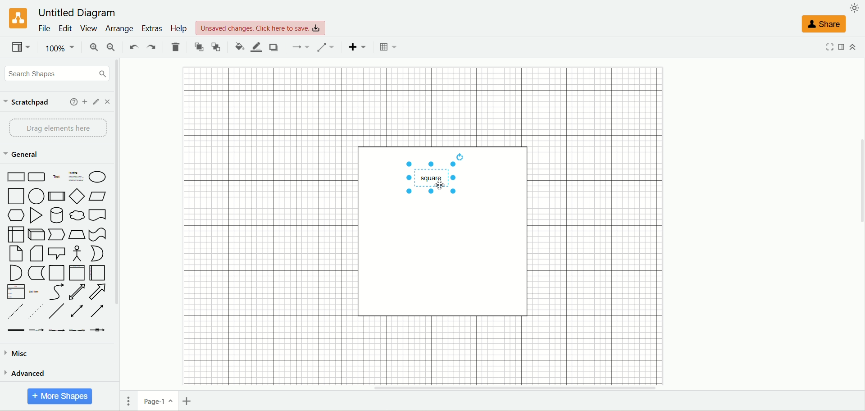 The width and height of the screenshot is (865, 411). Describe the element at coordinates (123, 219) in the screenshot. I see `vertical scroll bar` at that location.